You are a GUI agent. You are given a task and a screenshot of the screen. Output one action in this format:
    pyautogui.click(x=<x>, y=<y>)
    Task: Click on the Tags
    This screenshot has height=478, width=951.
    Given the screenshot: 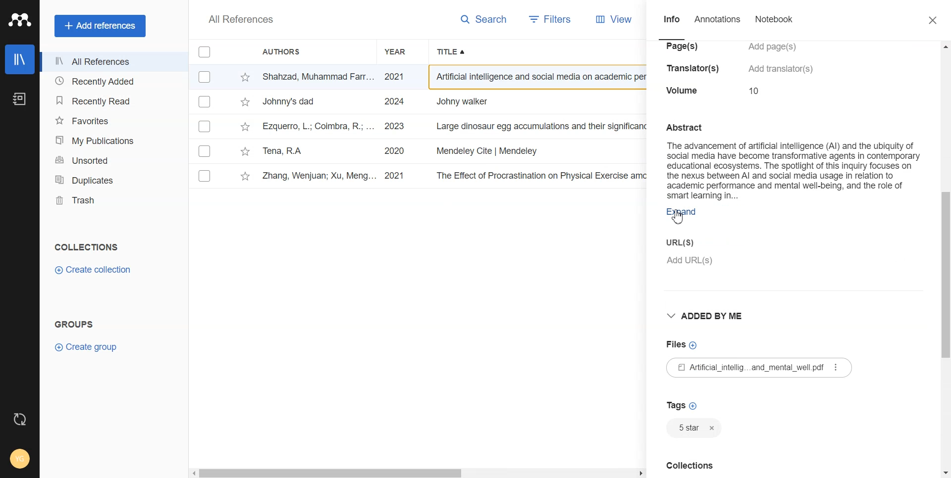 What is the action you would take?
    pyautogui.click(x=686, y=427)
    